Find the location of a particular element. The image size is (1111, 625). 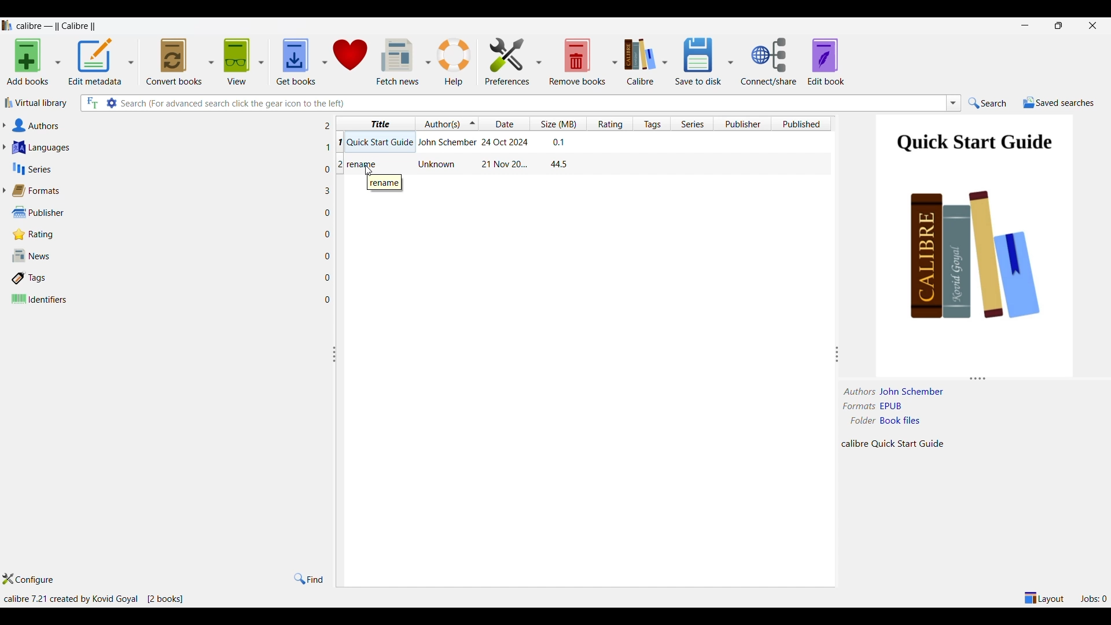

Preference options is located at coordinates (539, 61).